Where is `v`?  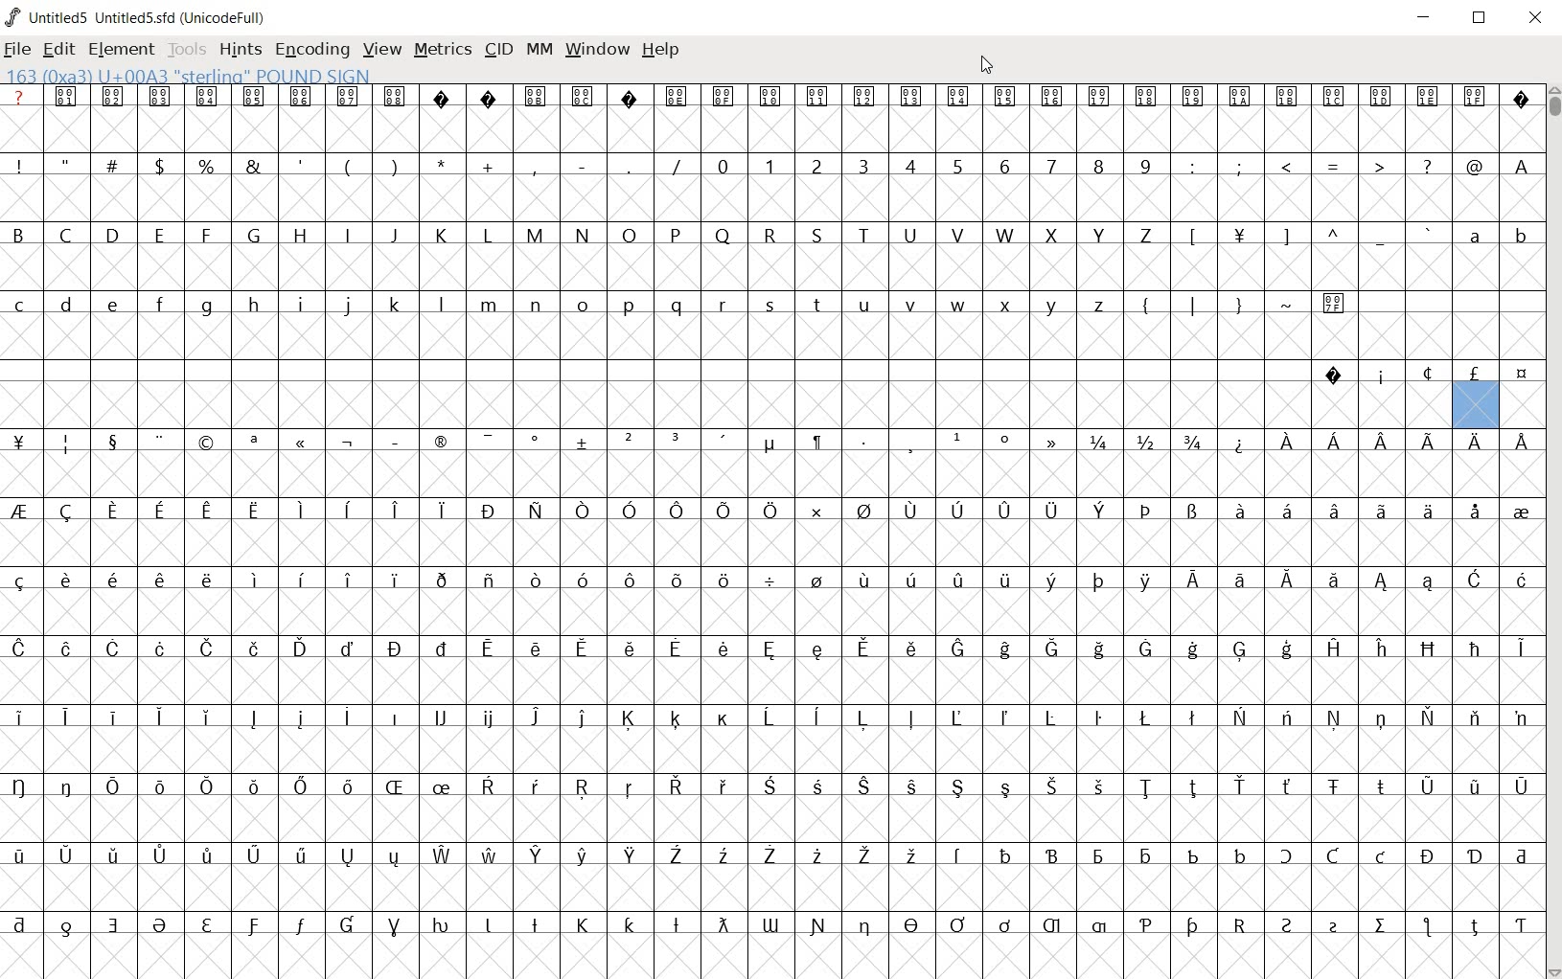
v is located at coordinates (911, 305).